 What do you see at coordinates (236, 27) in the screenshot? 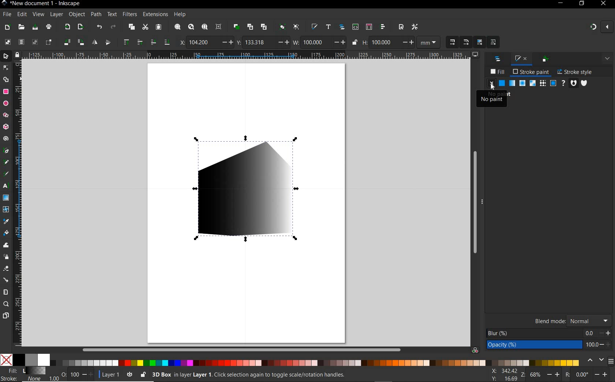
I see `DUPLICATE` at bounding box center [236, 27].